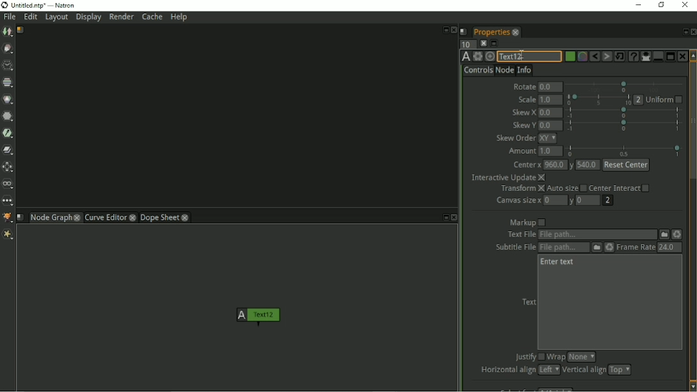 This screenshot has width=697, height=392. I want to click on Extra, so click(10, 236).